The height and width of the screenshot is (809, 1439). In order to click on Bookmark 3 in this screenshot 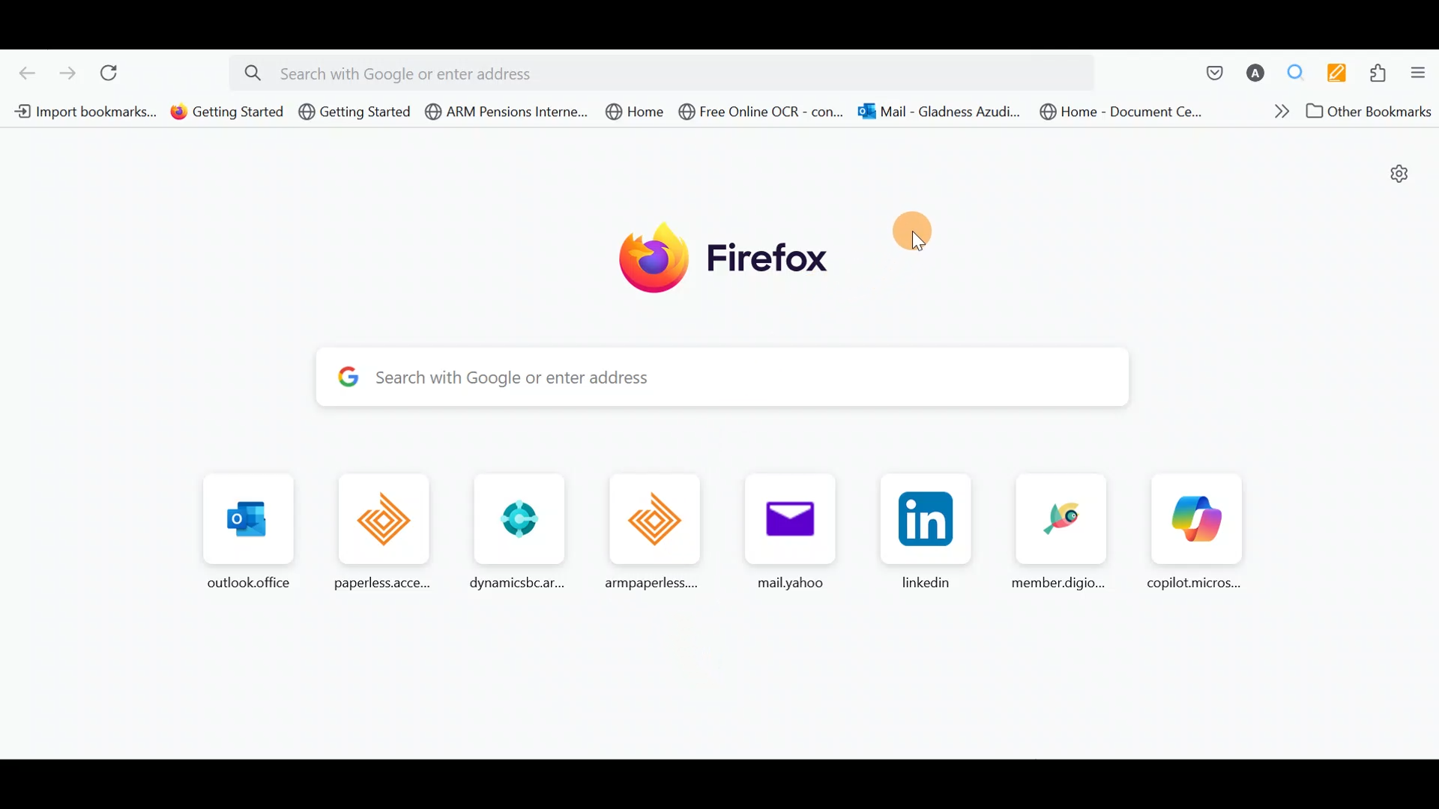, I will do `click(355, 112)`.